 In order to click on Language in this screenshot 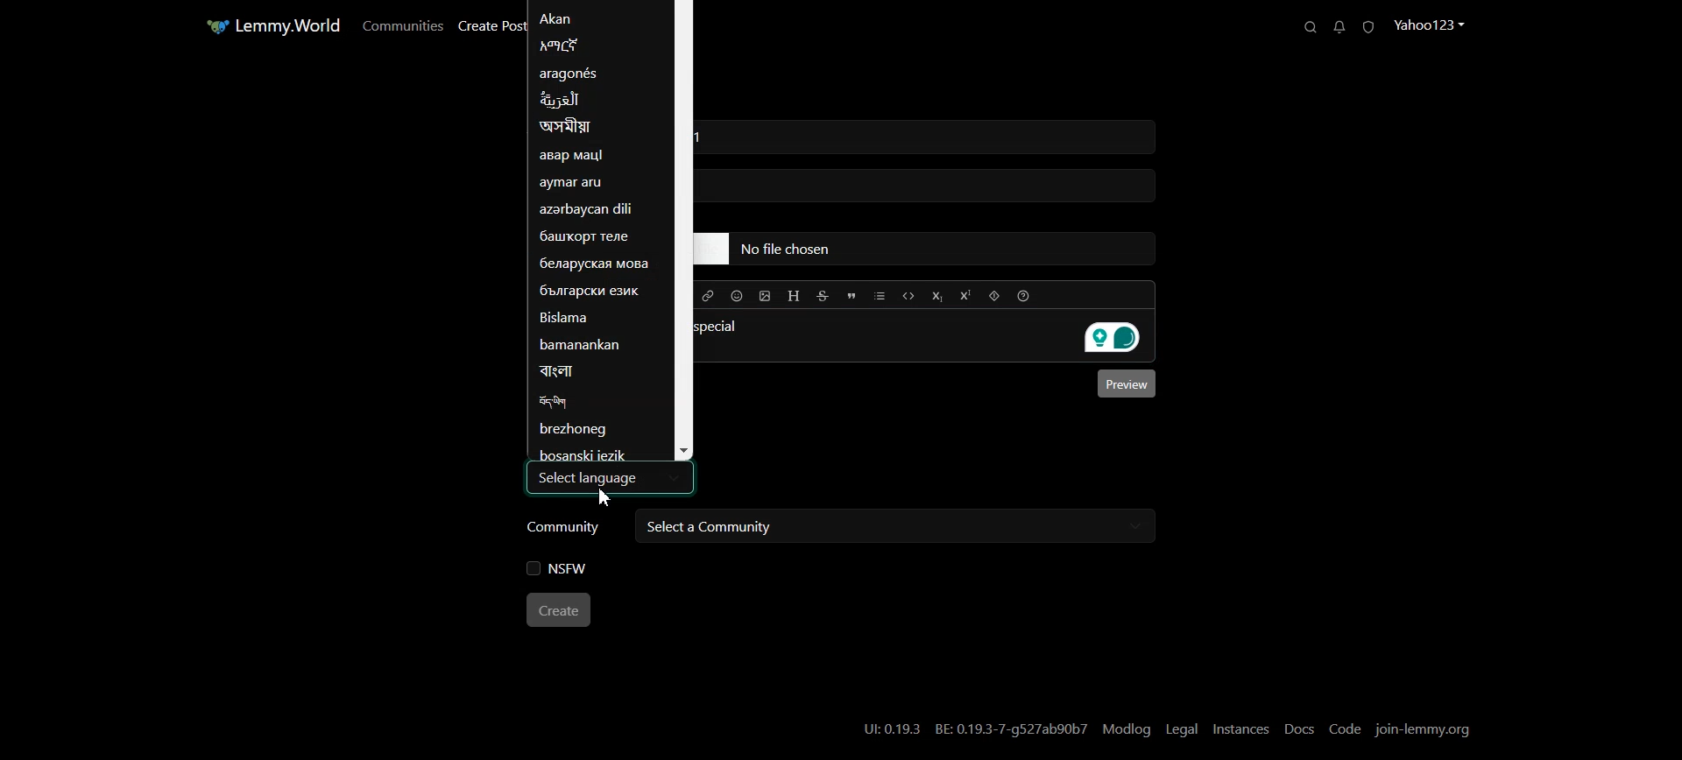, I will do `click(598, 236)`.